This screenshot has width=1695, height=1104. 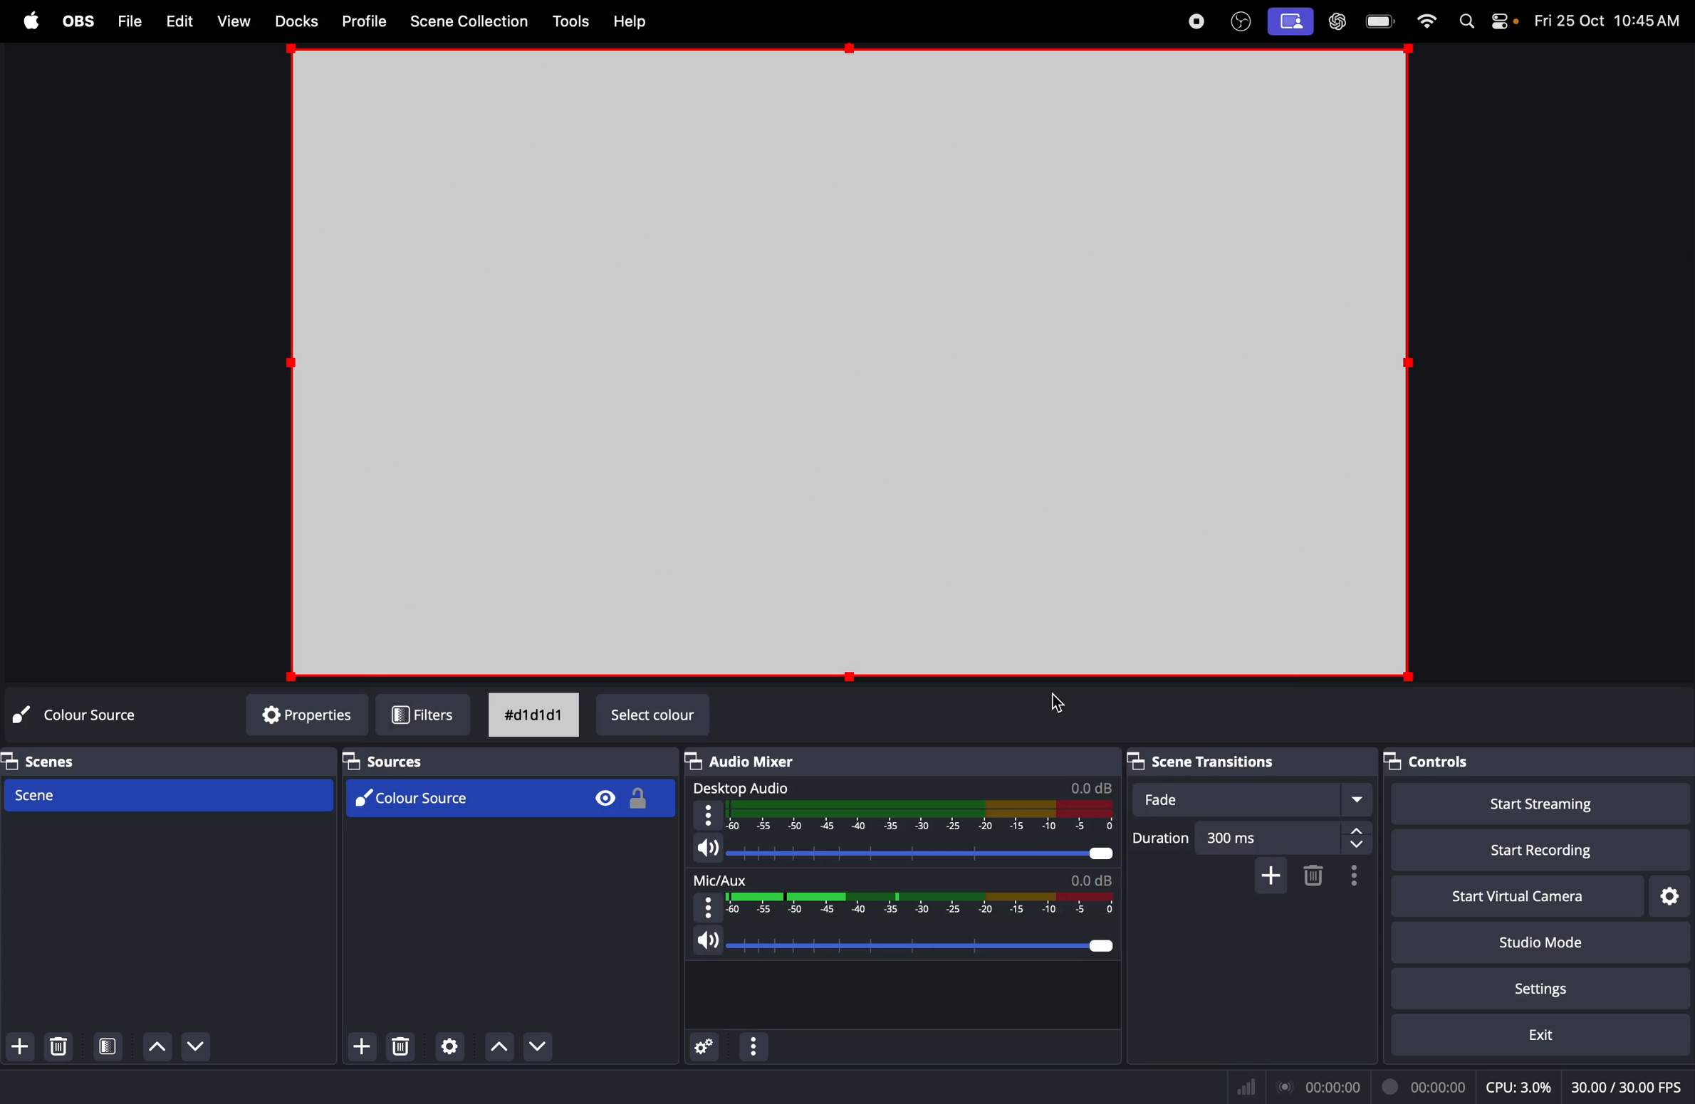 I want to click on apple widgets, so click(x=1501, y=21).